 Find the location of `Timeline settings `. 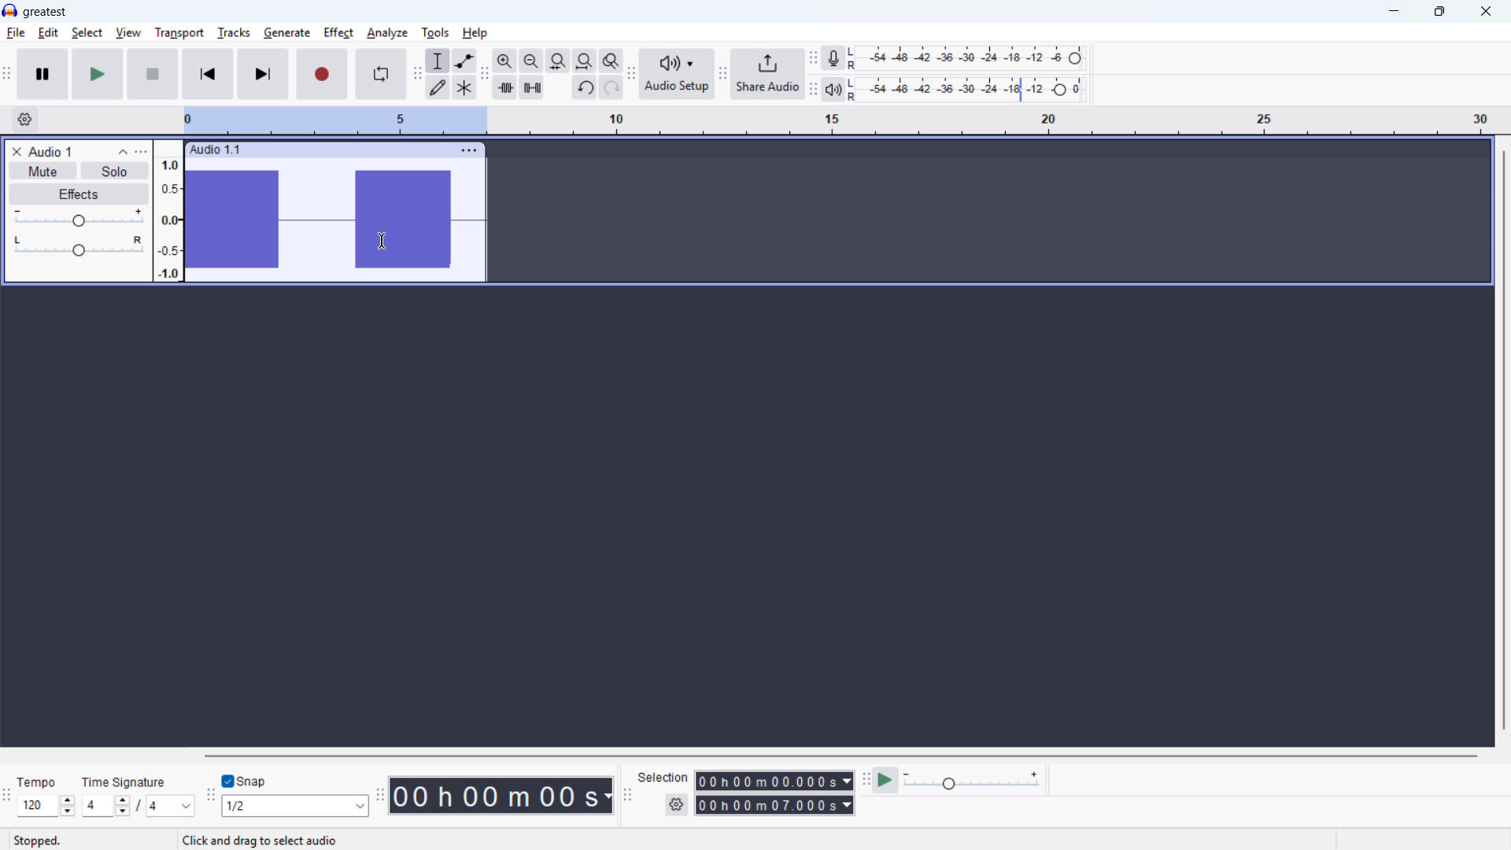

Timeline settings  is located at coordinates (24, 120).